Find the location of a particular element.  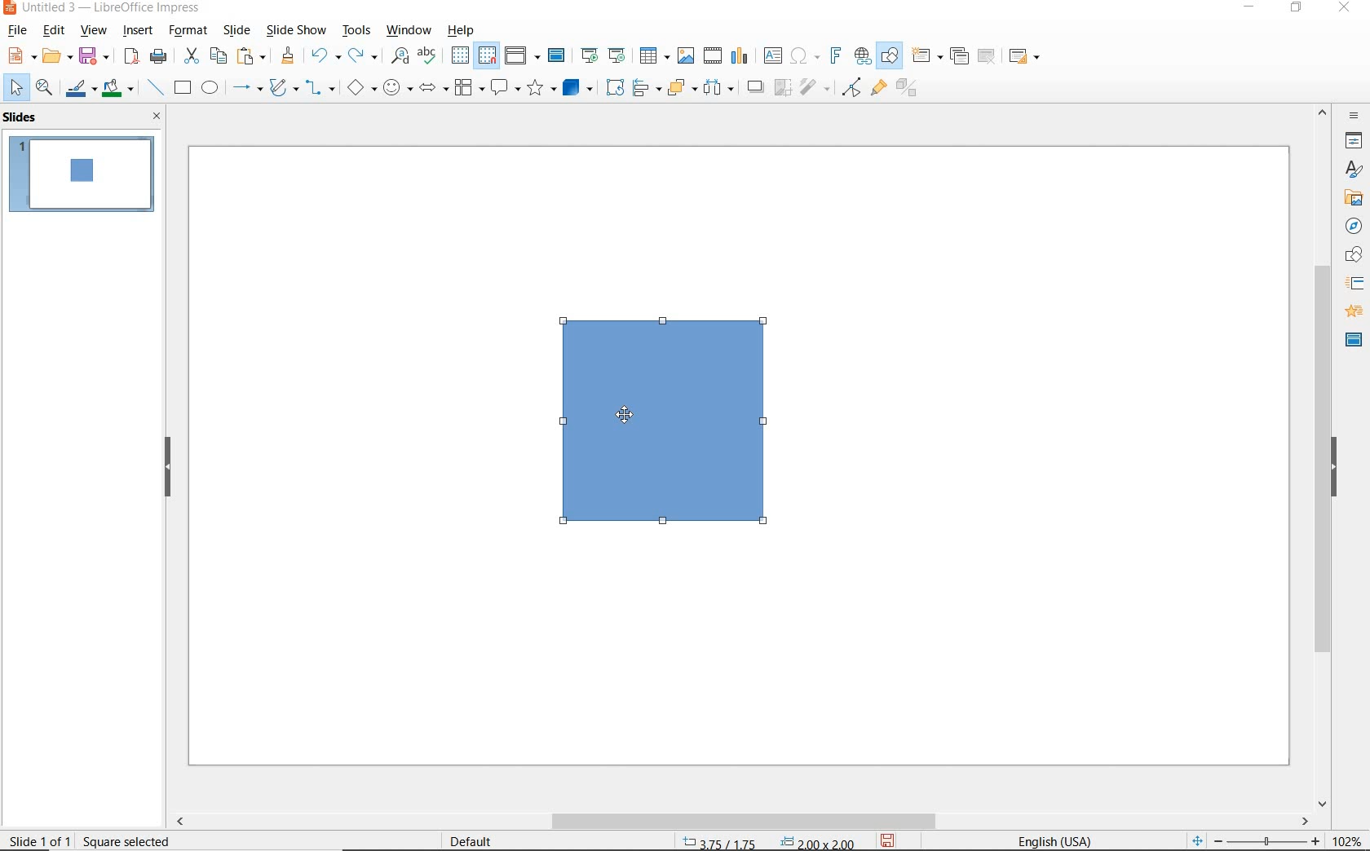

default is located at coordinates (475, 840).